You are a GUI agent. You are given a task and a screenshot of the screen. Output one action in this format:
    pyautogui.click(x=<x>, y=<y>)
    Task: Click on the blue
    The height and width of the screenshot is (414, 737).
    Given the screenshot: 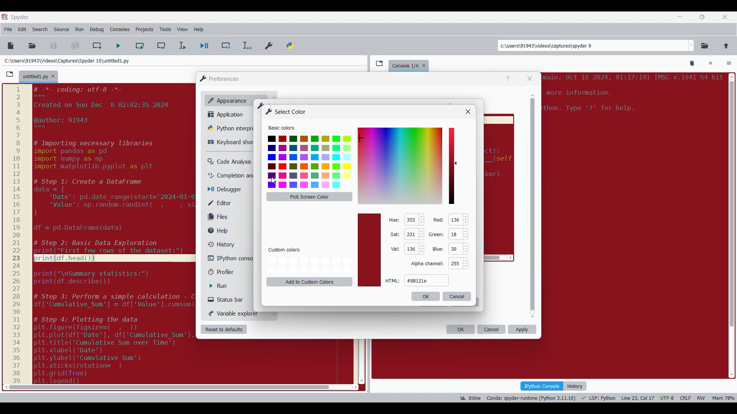 What is the action you would take?
    pyautogui.click(x=437, y=250)
    